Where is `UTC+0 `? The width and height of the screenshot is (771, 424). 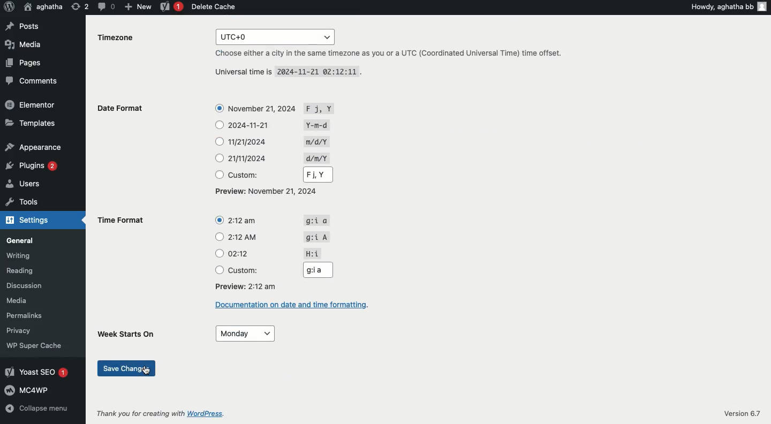 UTC+0  is located at coordinates (276, 37).